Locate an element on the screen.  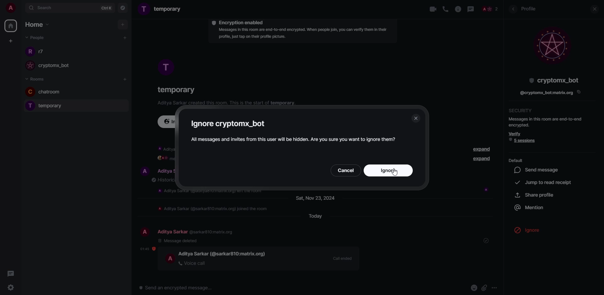
emoji is located at coordinates (474, 287).